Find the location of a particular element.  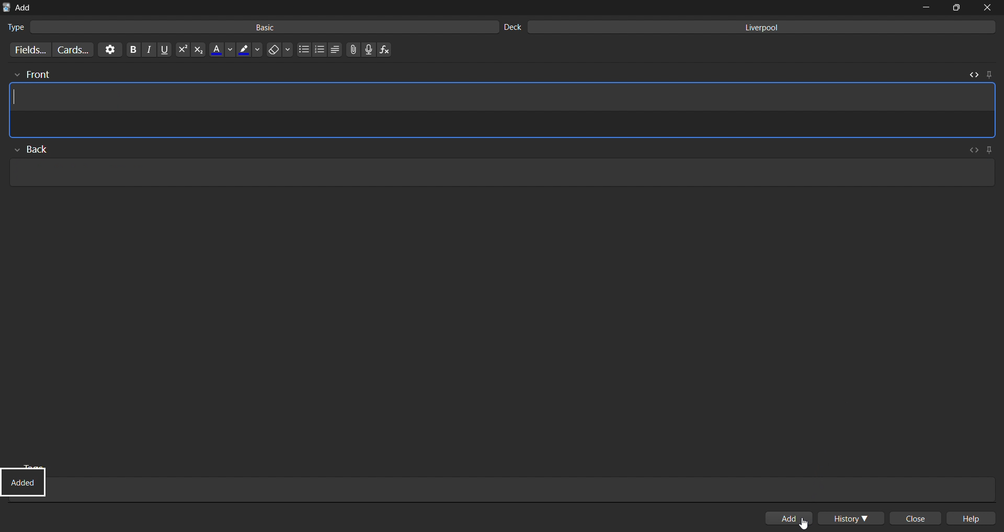

options is located at coordinates (109, 50).